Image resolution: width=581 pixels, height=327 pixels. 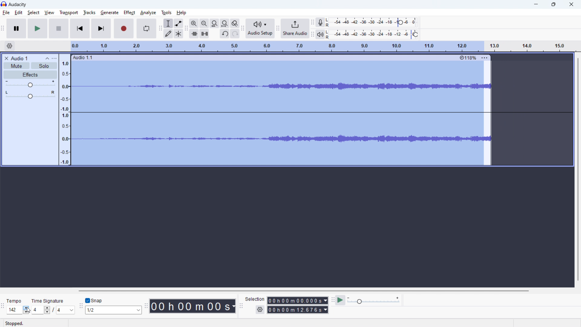 I want to click on trim audio outside selection, so click(x=194, y=33).